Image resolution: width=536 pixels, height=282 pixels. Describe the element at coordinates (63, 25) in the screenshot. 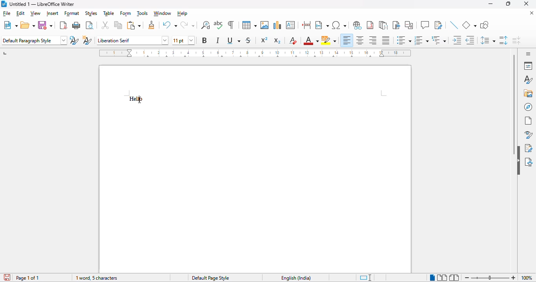

I see `export directly as PDF` at that location.